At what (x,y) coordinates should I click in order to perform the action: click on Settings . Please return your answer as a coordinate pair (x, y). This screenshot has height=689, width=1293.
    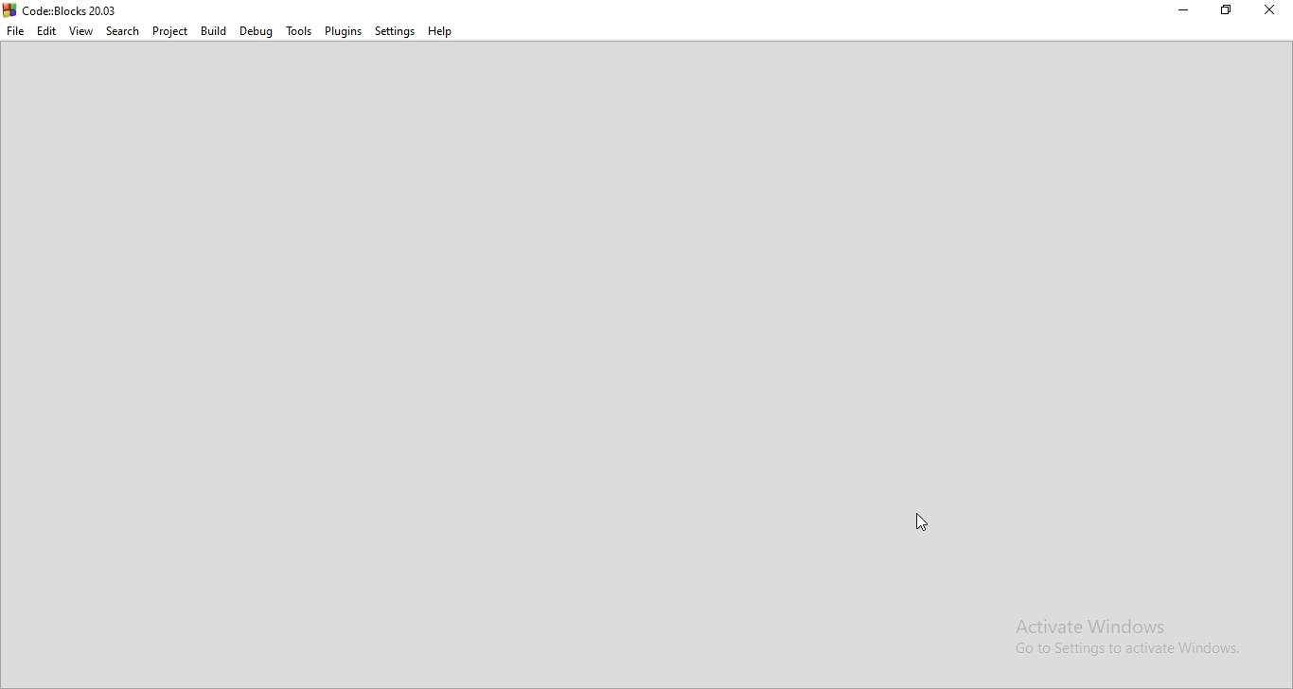
    Looking at the image, I should click on (394, 32).